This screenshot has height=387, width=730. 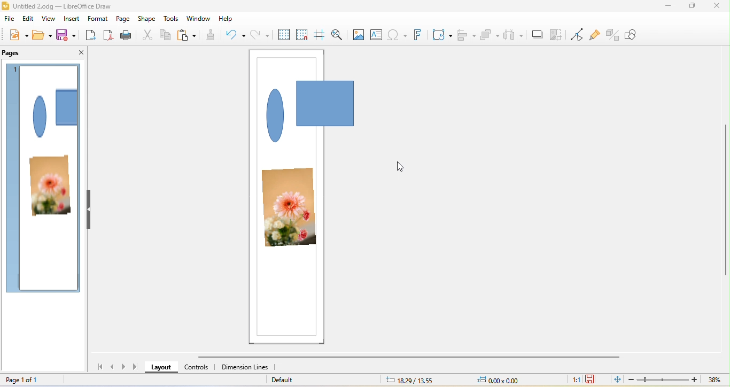 What do you see at coordinates (595, 34) in the screenshot?
I see `show gluepoint function` at bounding box center [595, 34].